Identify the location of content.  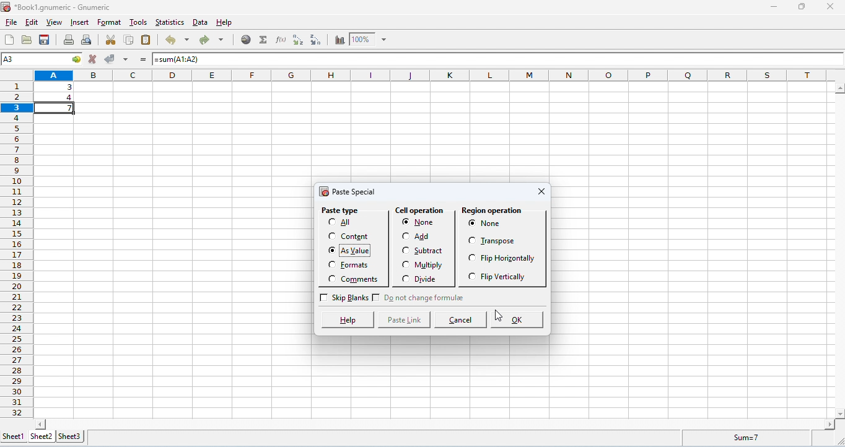
(357, 237).